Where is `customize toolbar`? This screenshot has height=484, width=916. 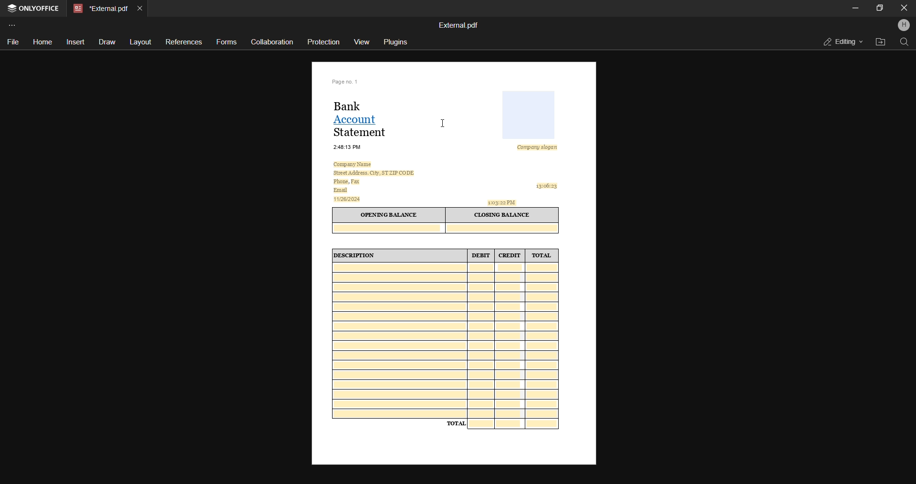 customize toolbar is located at coordinates (13, 25).